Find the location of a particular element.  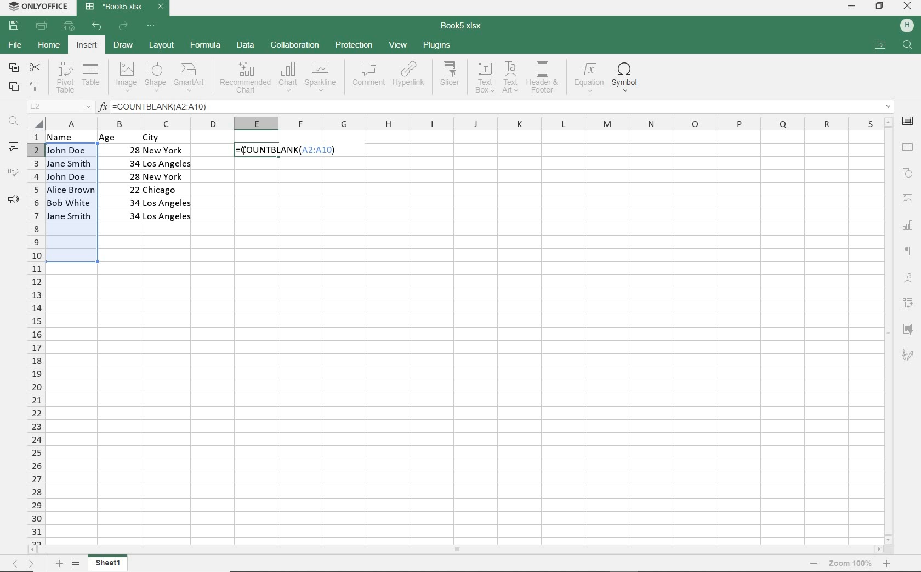

CUT is located at coordinates (36, 67).